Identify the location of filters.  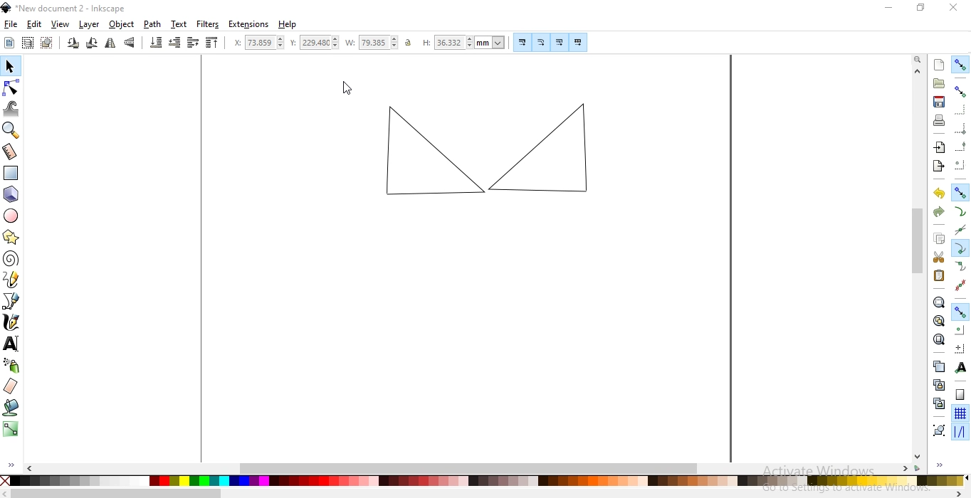
(208, 24).